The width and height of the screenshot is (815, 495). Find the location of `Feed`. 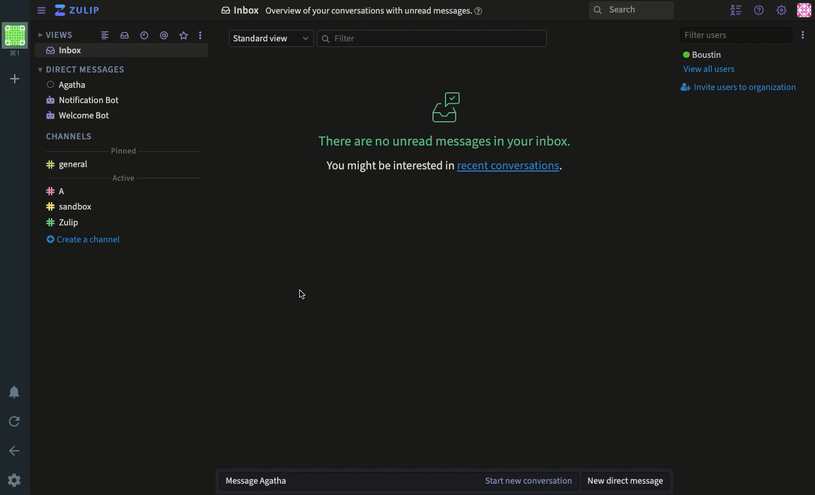

Feed is located at coordinates (107, 35).